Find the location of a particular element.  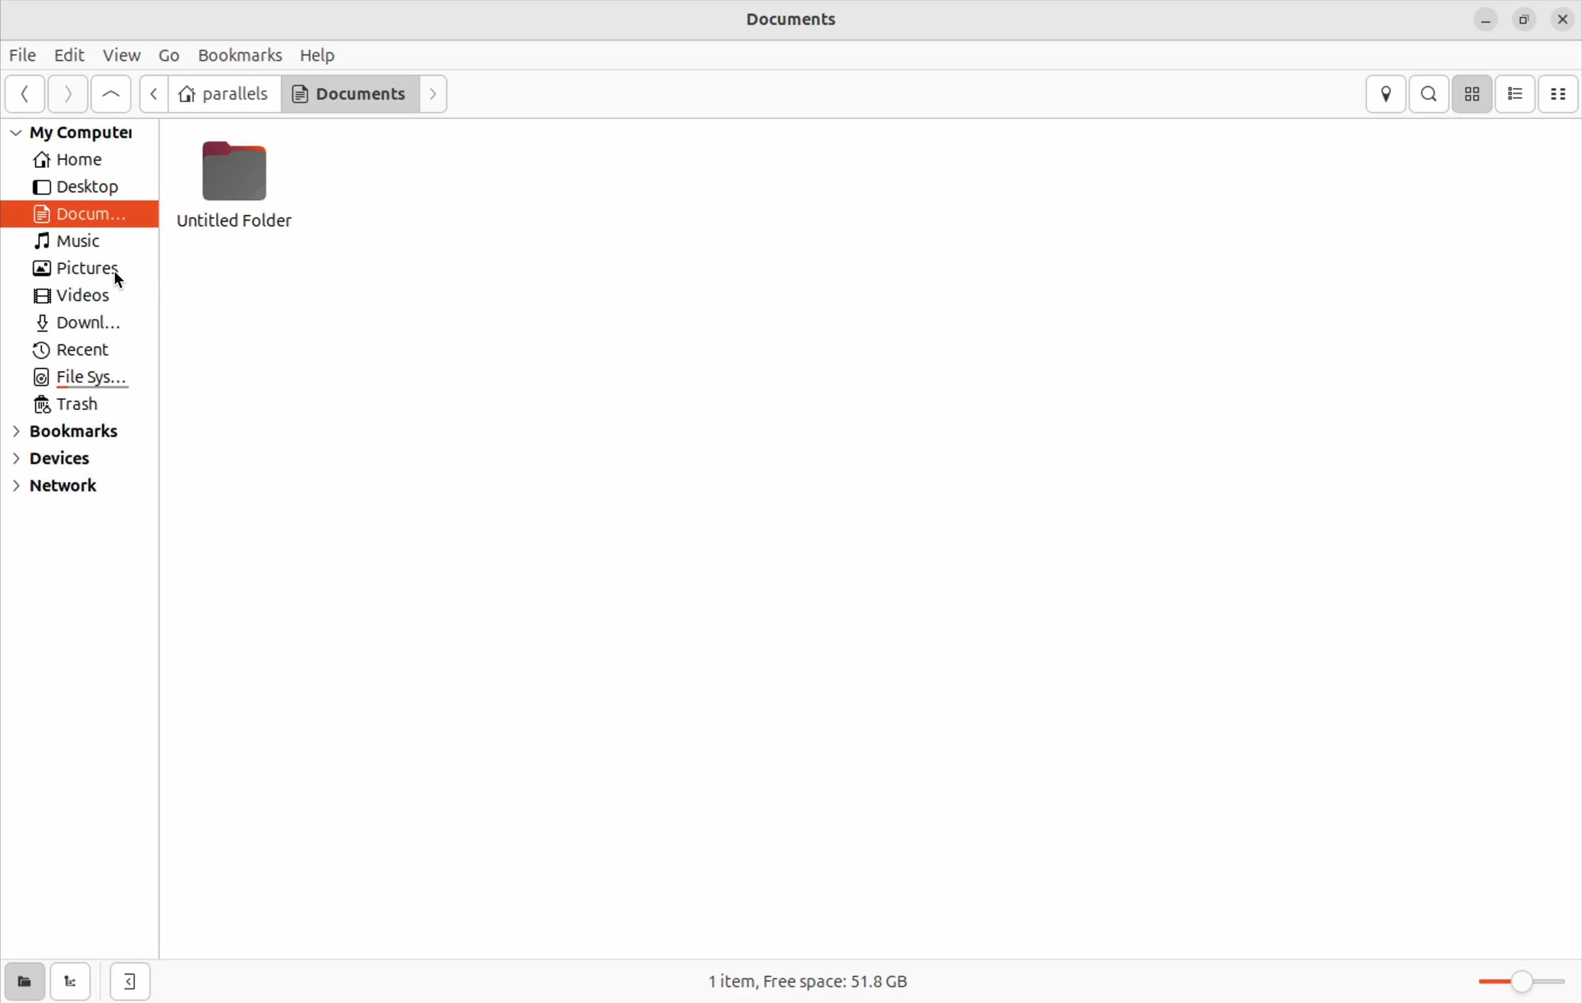

Zoom is located at coordinates (1515, 979).